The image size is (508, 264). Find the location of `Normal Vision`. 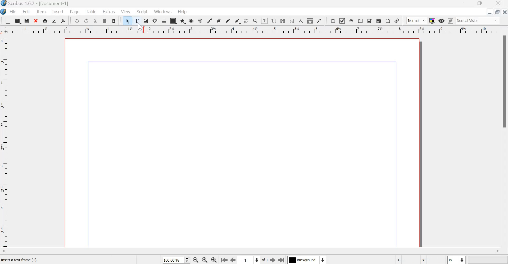

Normal Vision is located at coordinates (478, 21).